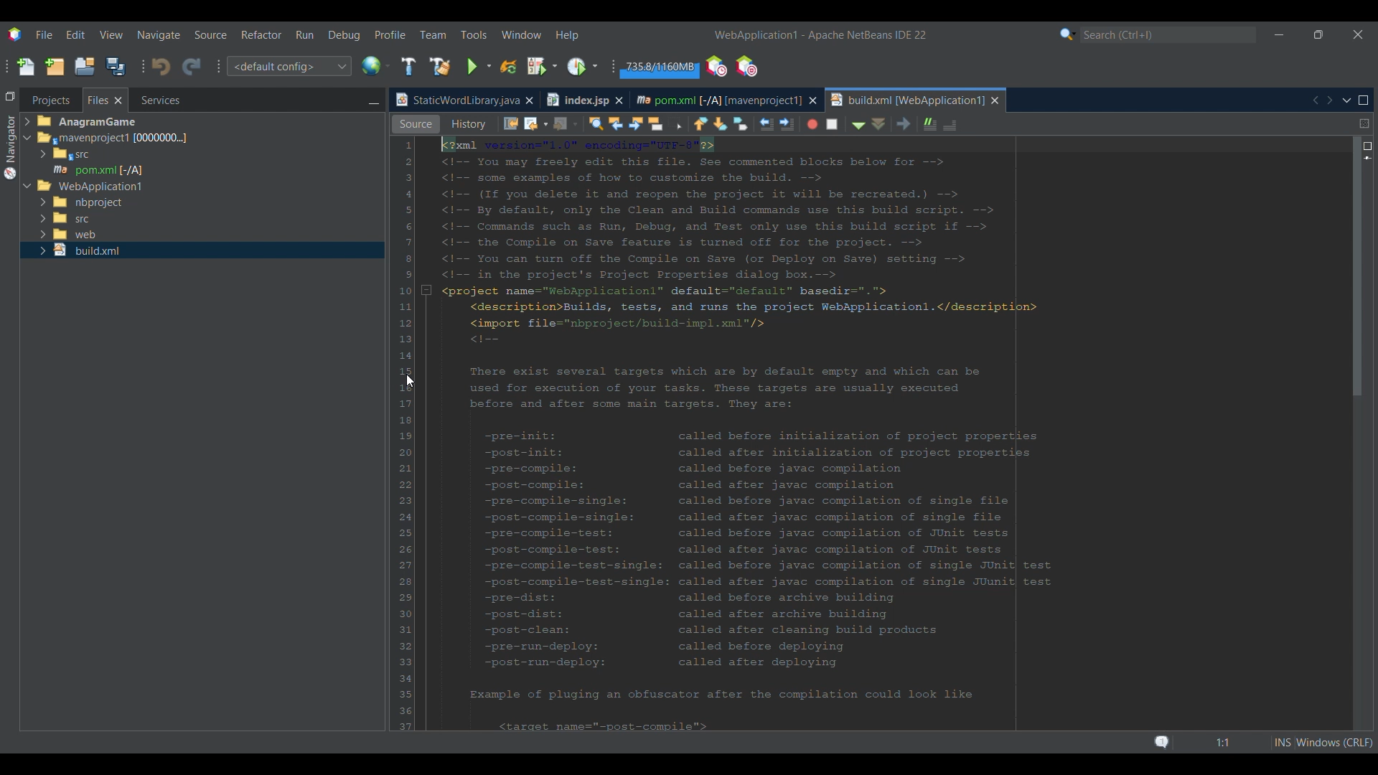 Image resolution: width=1378 pixels, height=775 pixels. I want to click on Minimize, so click(373, 101).